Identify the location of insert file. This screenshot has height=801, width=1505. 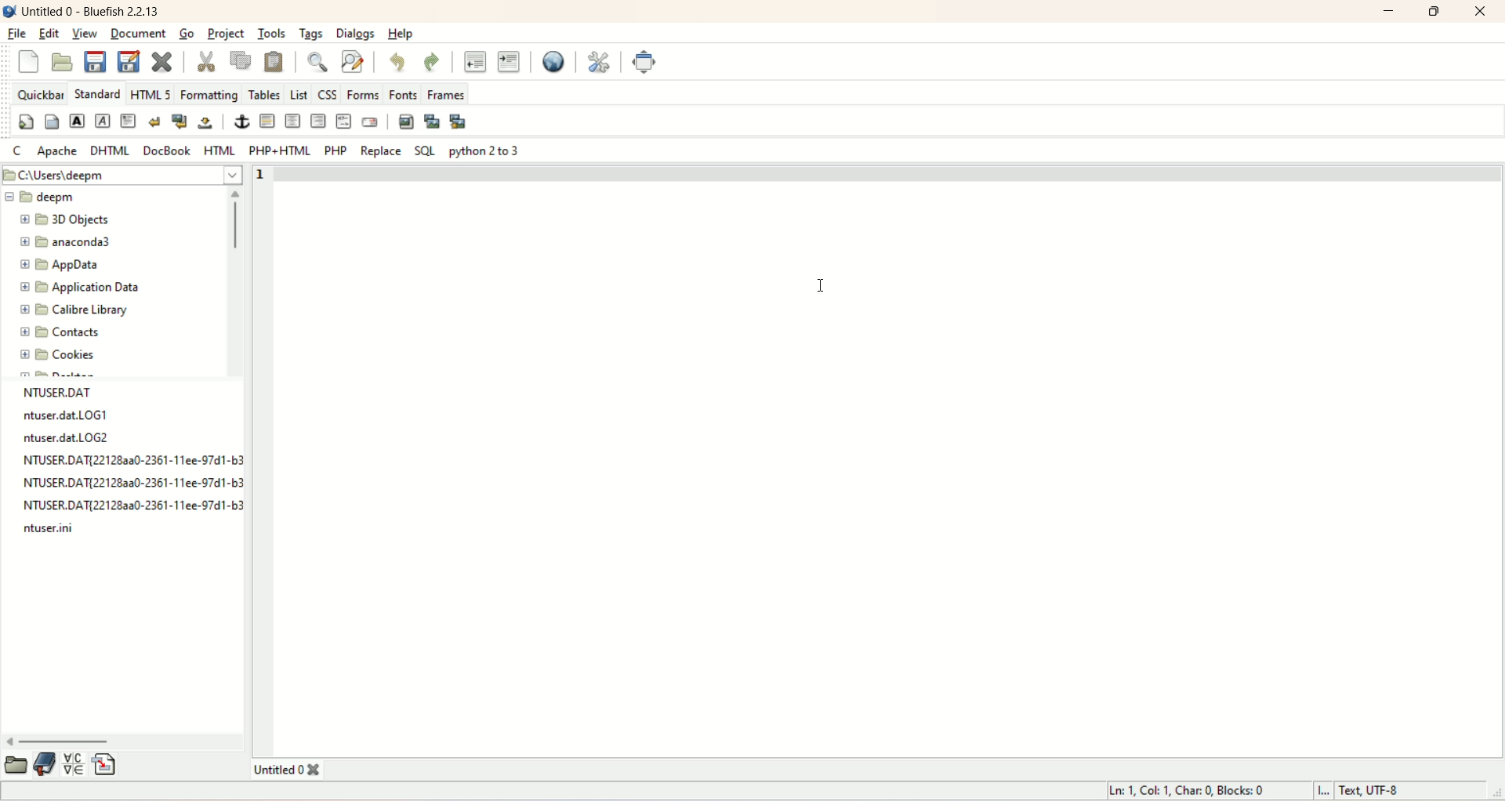
(106, 764).